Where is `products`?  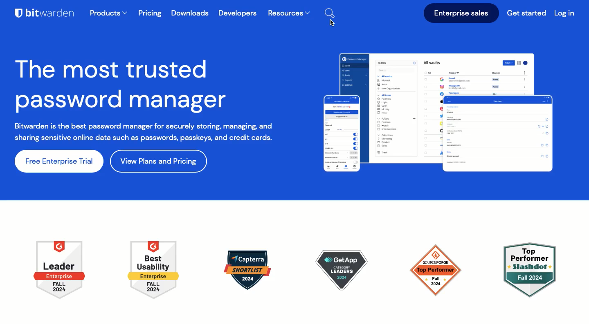
products is located at coordinates (109, 14).